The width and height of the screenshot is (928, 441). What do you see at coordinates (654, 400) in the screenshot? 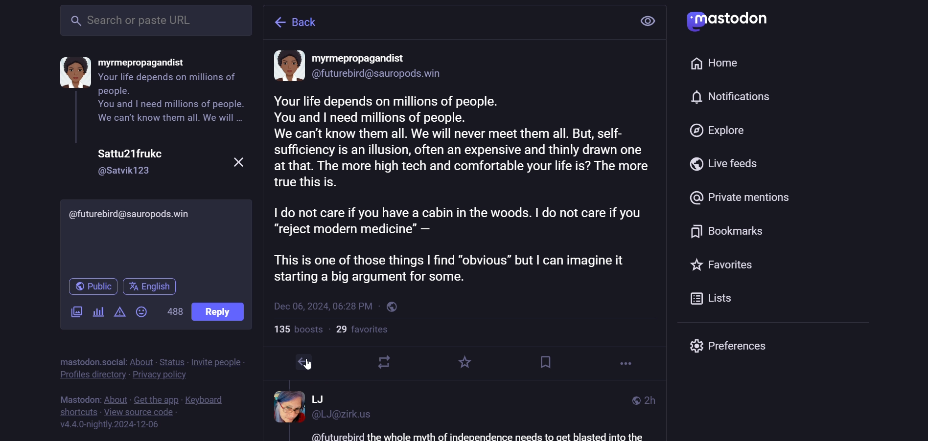
I see `last modifiied` at bounding box center [654, 400].